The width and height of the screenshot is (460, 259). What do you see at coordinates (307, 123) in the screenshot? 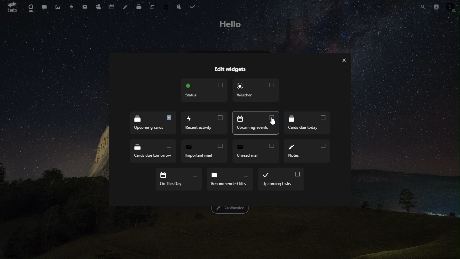
I see `Cards due today` at bounding box center [307, 123].